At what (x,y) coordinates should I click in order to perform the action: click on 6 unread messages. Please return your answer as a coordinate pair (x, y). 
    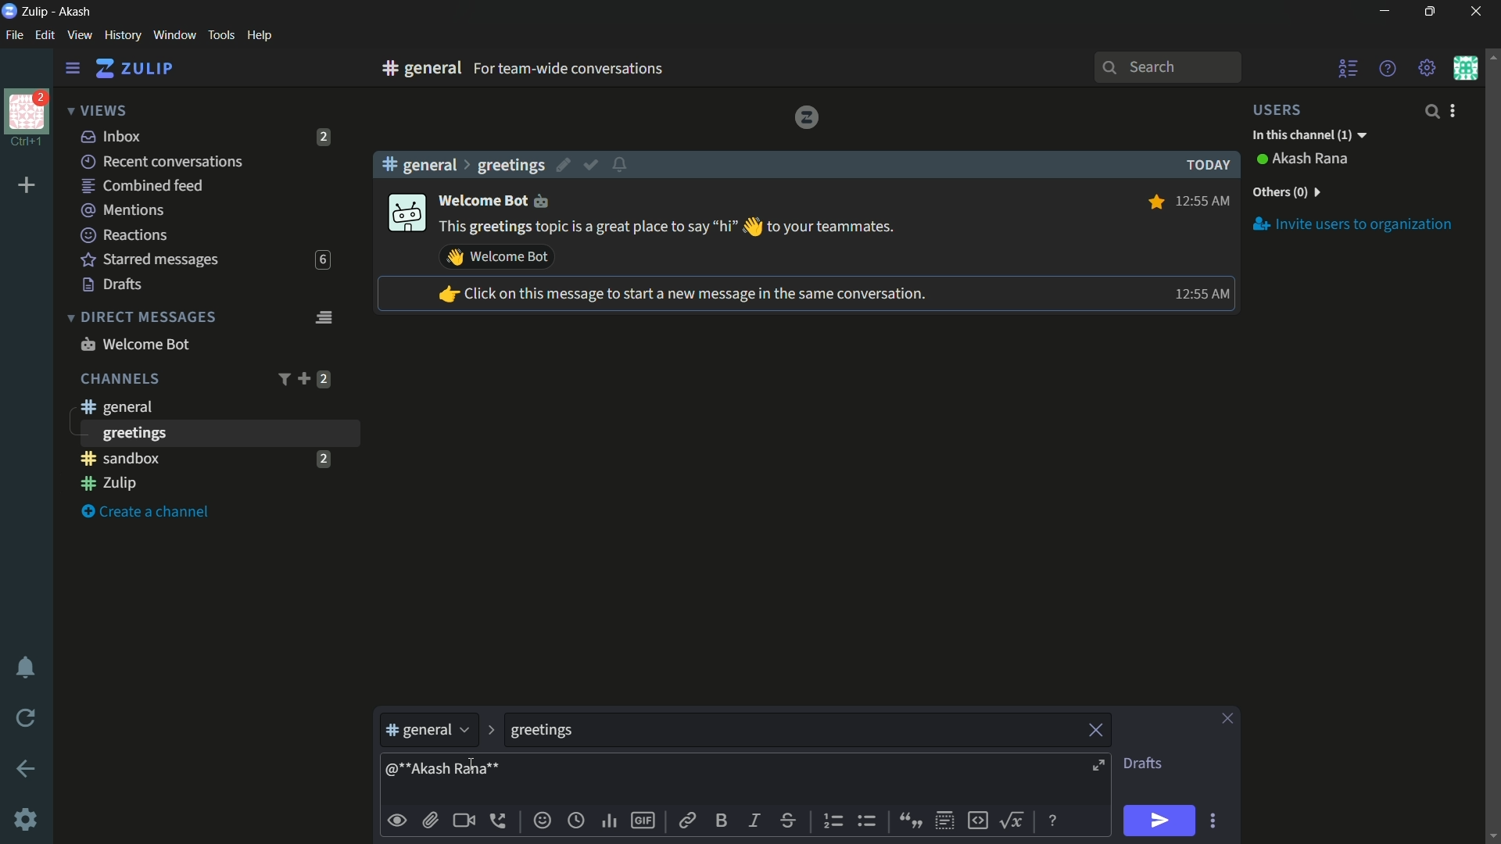
    Looking at the image, I should click on (322, 260).